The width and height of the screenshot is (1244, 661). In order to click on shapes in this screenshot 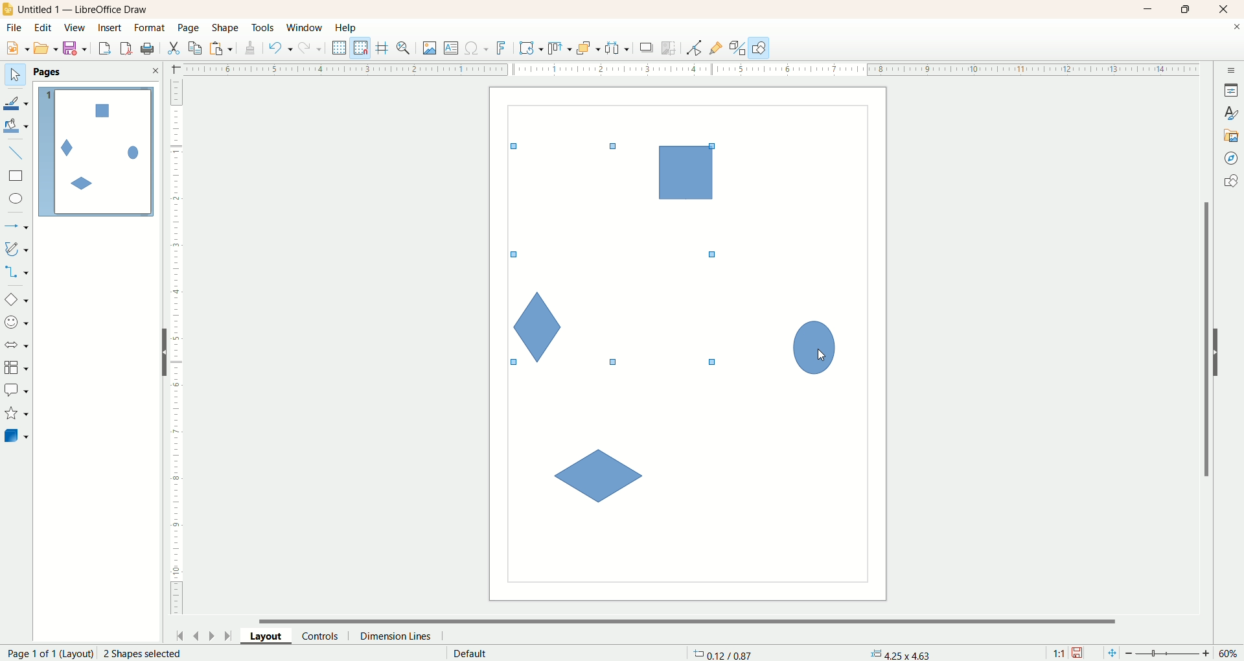, I will do `click(1230, 183)`.